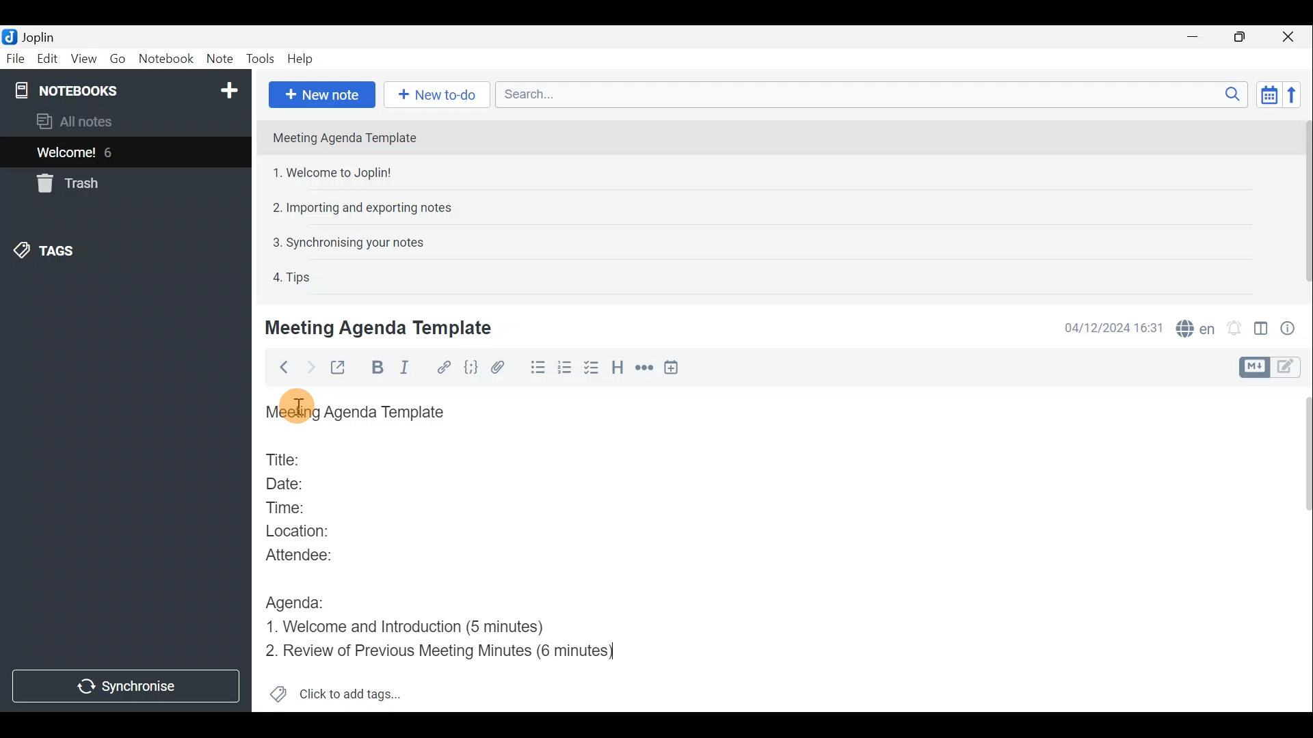 The width and height of the screenshot is (1313, 738). Describe the element at coordinates (1292, 95) in the screenshot. I see `Reverse sort order` at that location.